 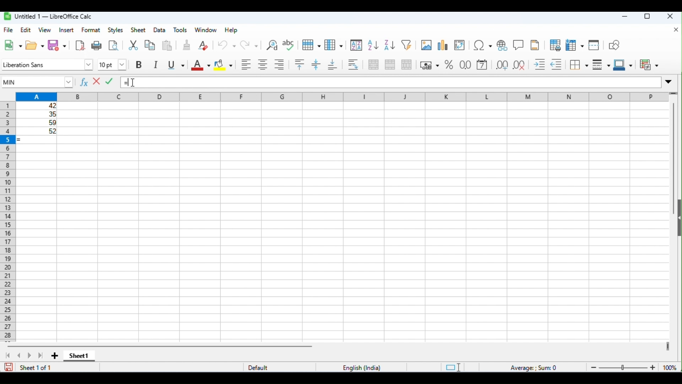 What do you see at coordinates (160, 30) in the screenshot?
I see `data` at bounding box center [160, 30].